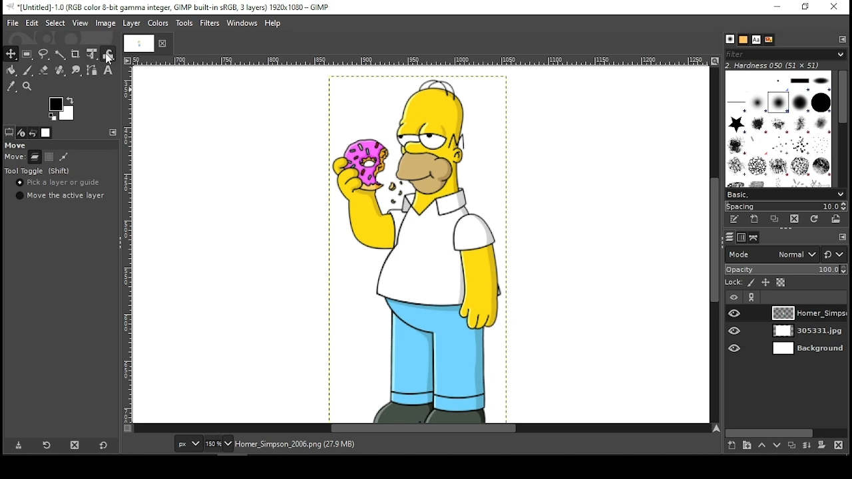 The width and height of the screenshot is (852, 479). I want to click on smudge tool, so click(77, 70).